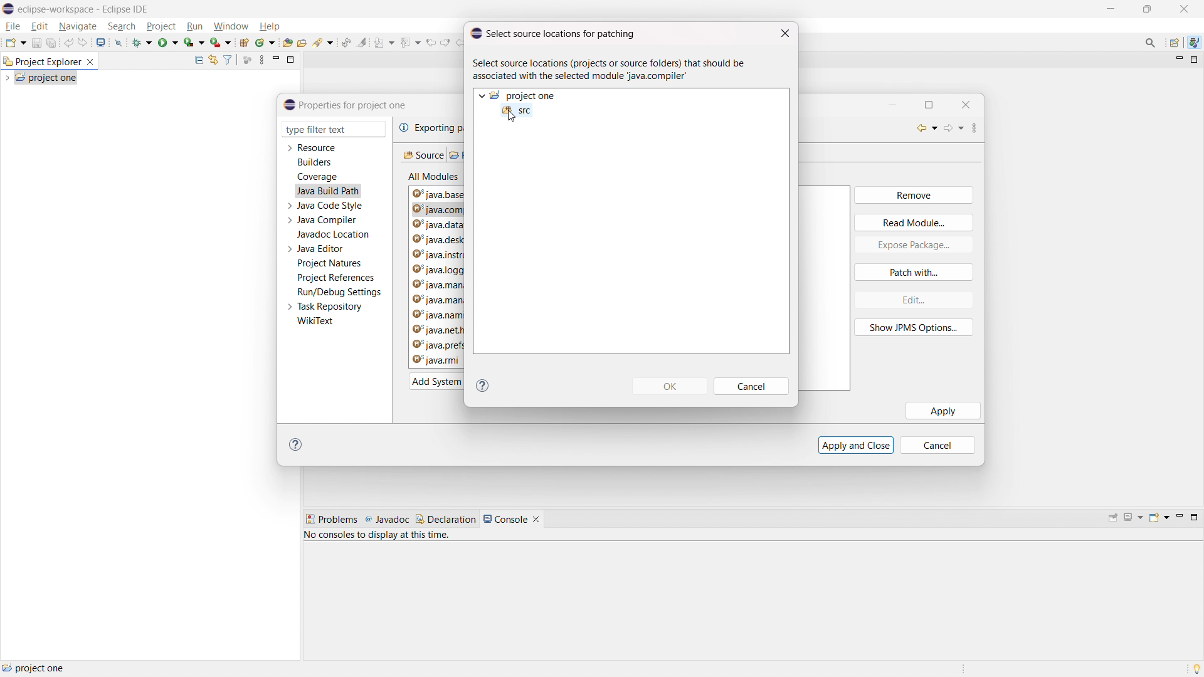  What do you see at coordinates (1151, 42) in the screenshot?
I see `access commands and other items` at bounding box center [1151, 42].